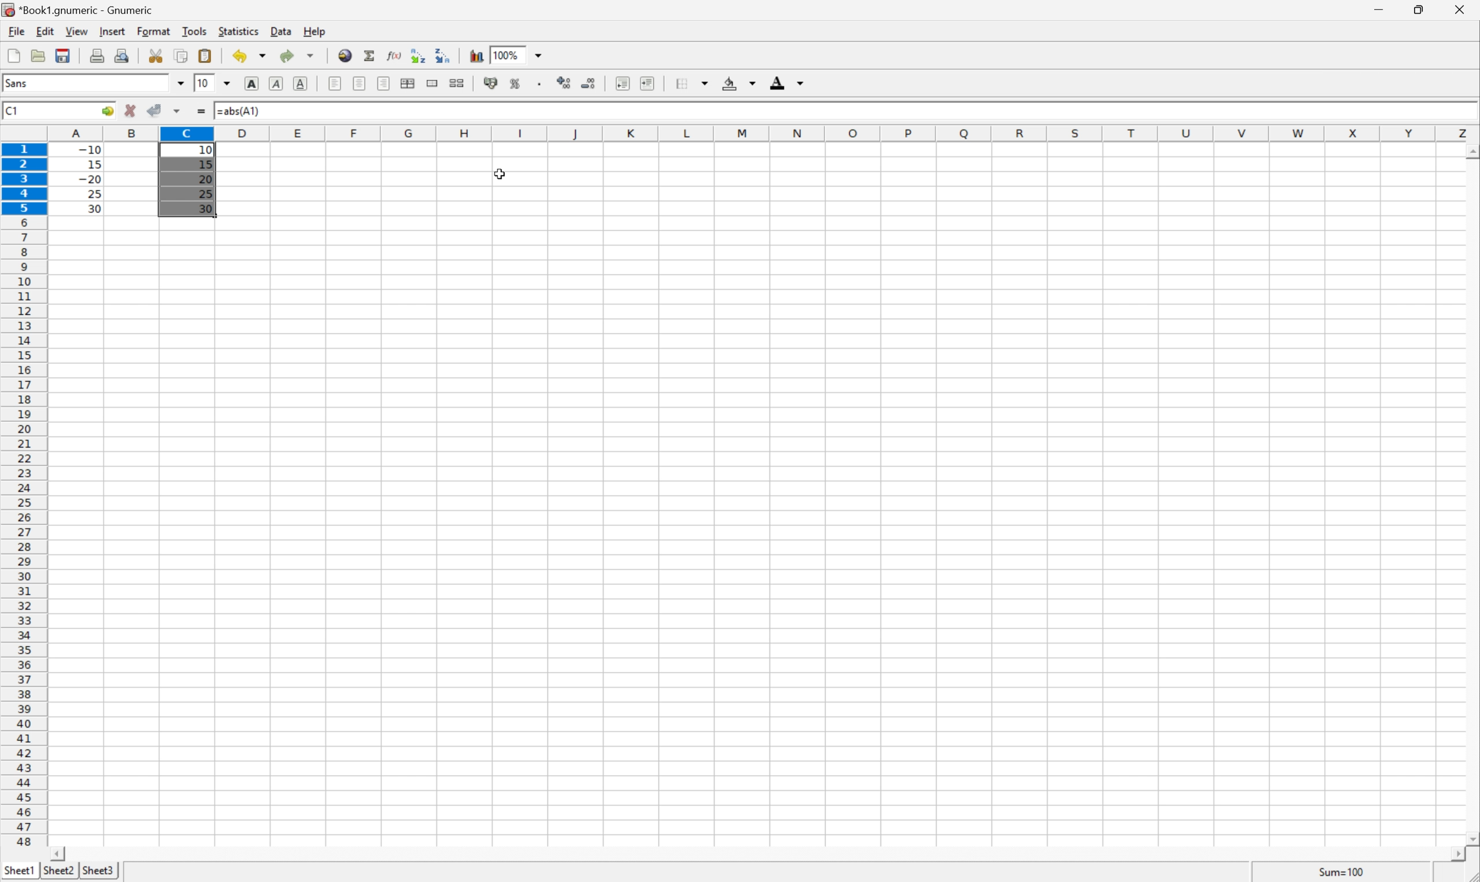 The height and width of the screenshot is (882, 1480). Describe the element at coordinates (708, 81) in the screenshot. I see `Drop Down` at that location.